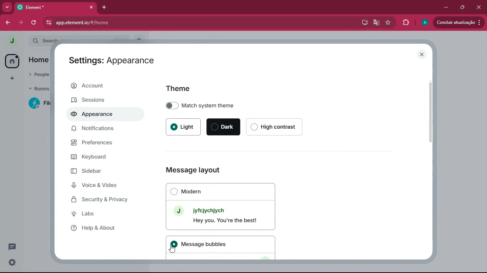 Image resolution: width=487 pixels, height=273 pixels. What do you see at coordinates (97, 155) in the screenshot?
I see `Keyboard` at bounding box center [97, 155].